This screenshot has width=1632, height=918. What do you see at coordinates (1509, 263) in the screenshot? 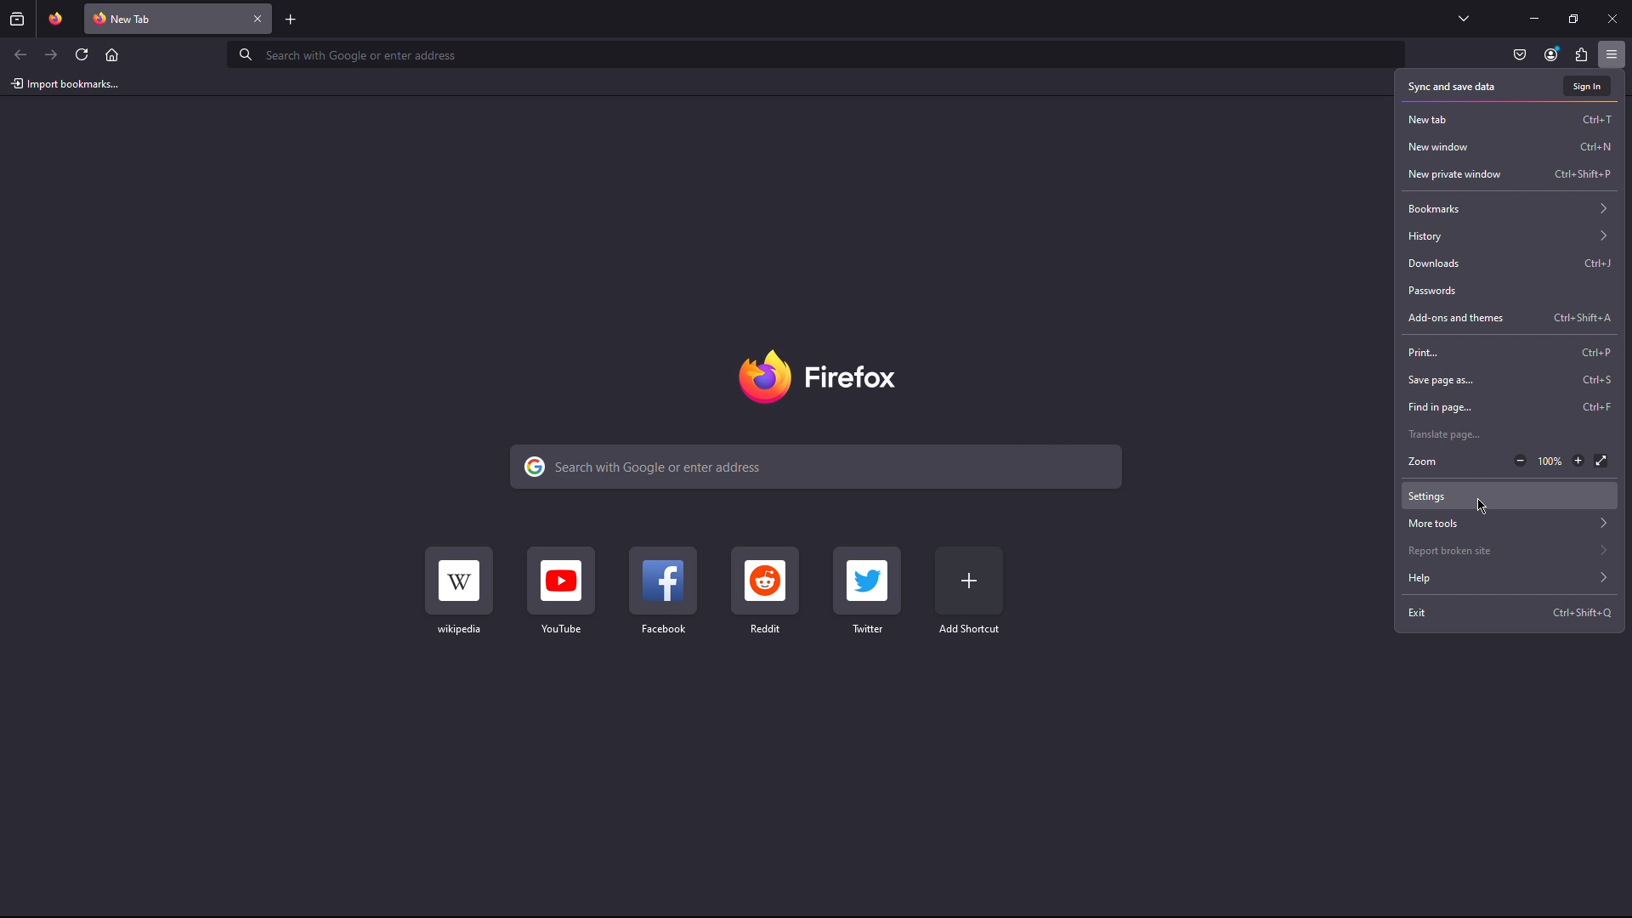
I see `Downloads` at bounding box center [1509, 263].